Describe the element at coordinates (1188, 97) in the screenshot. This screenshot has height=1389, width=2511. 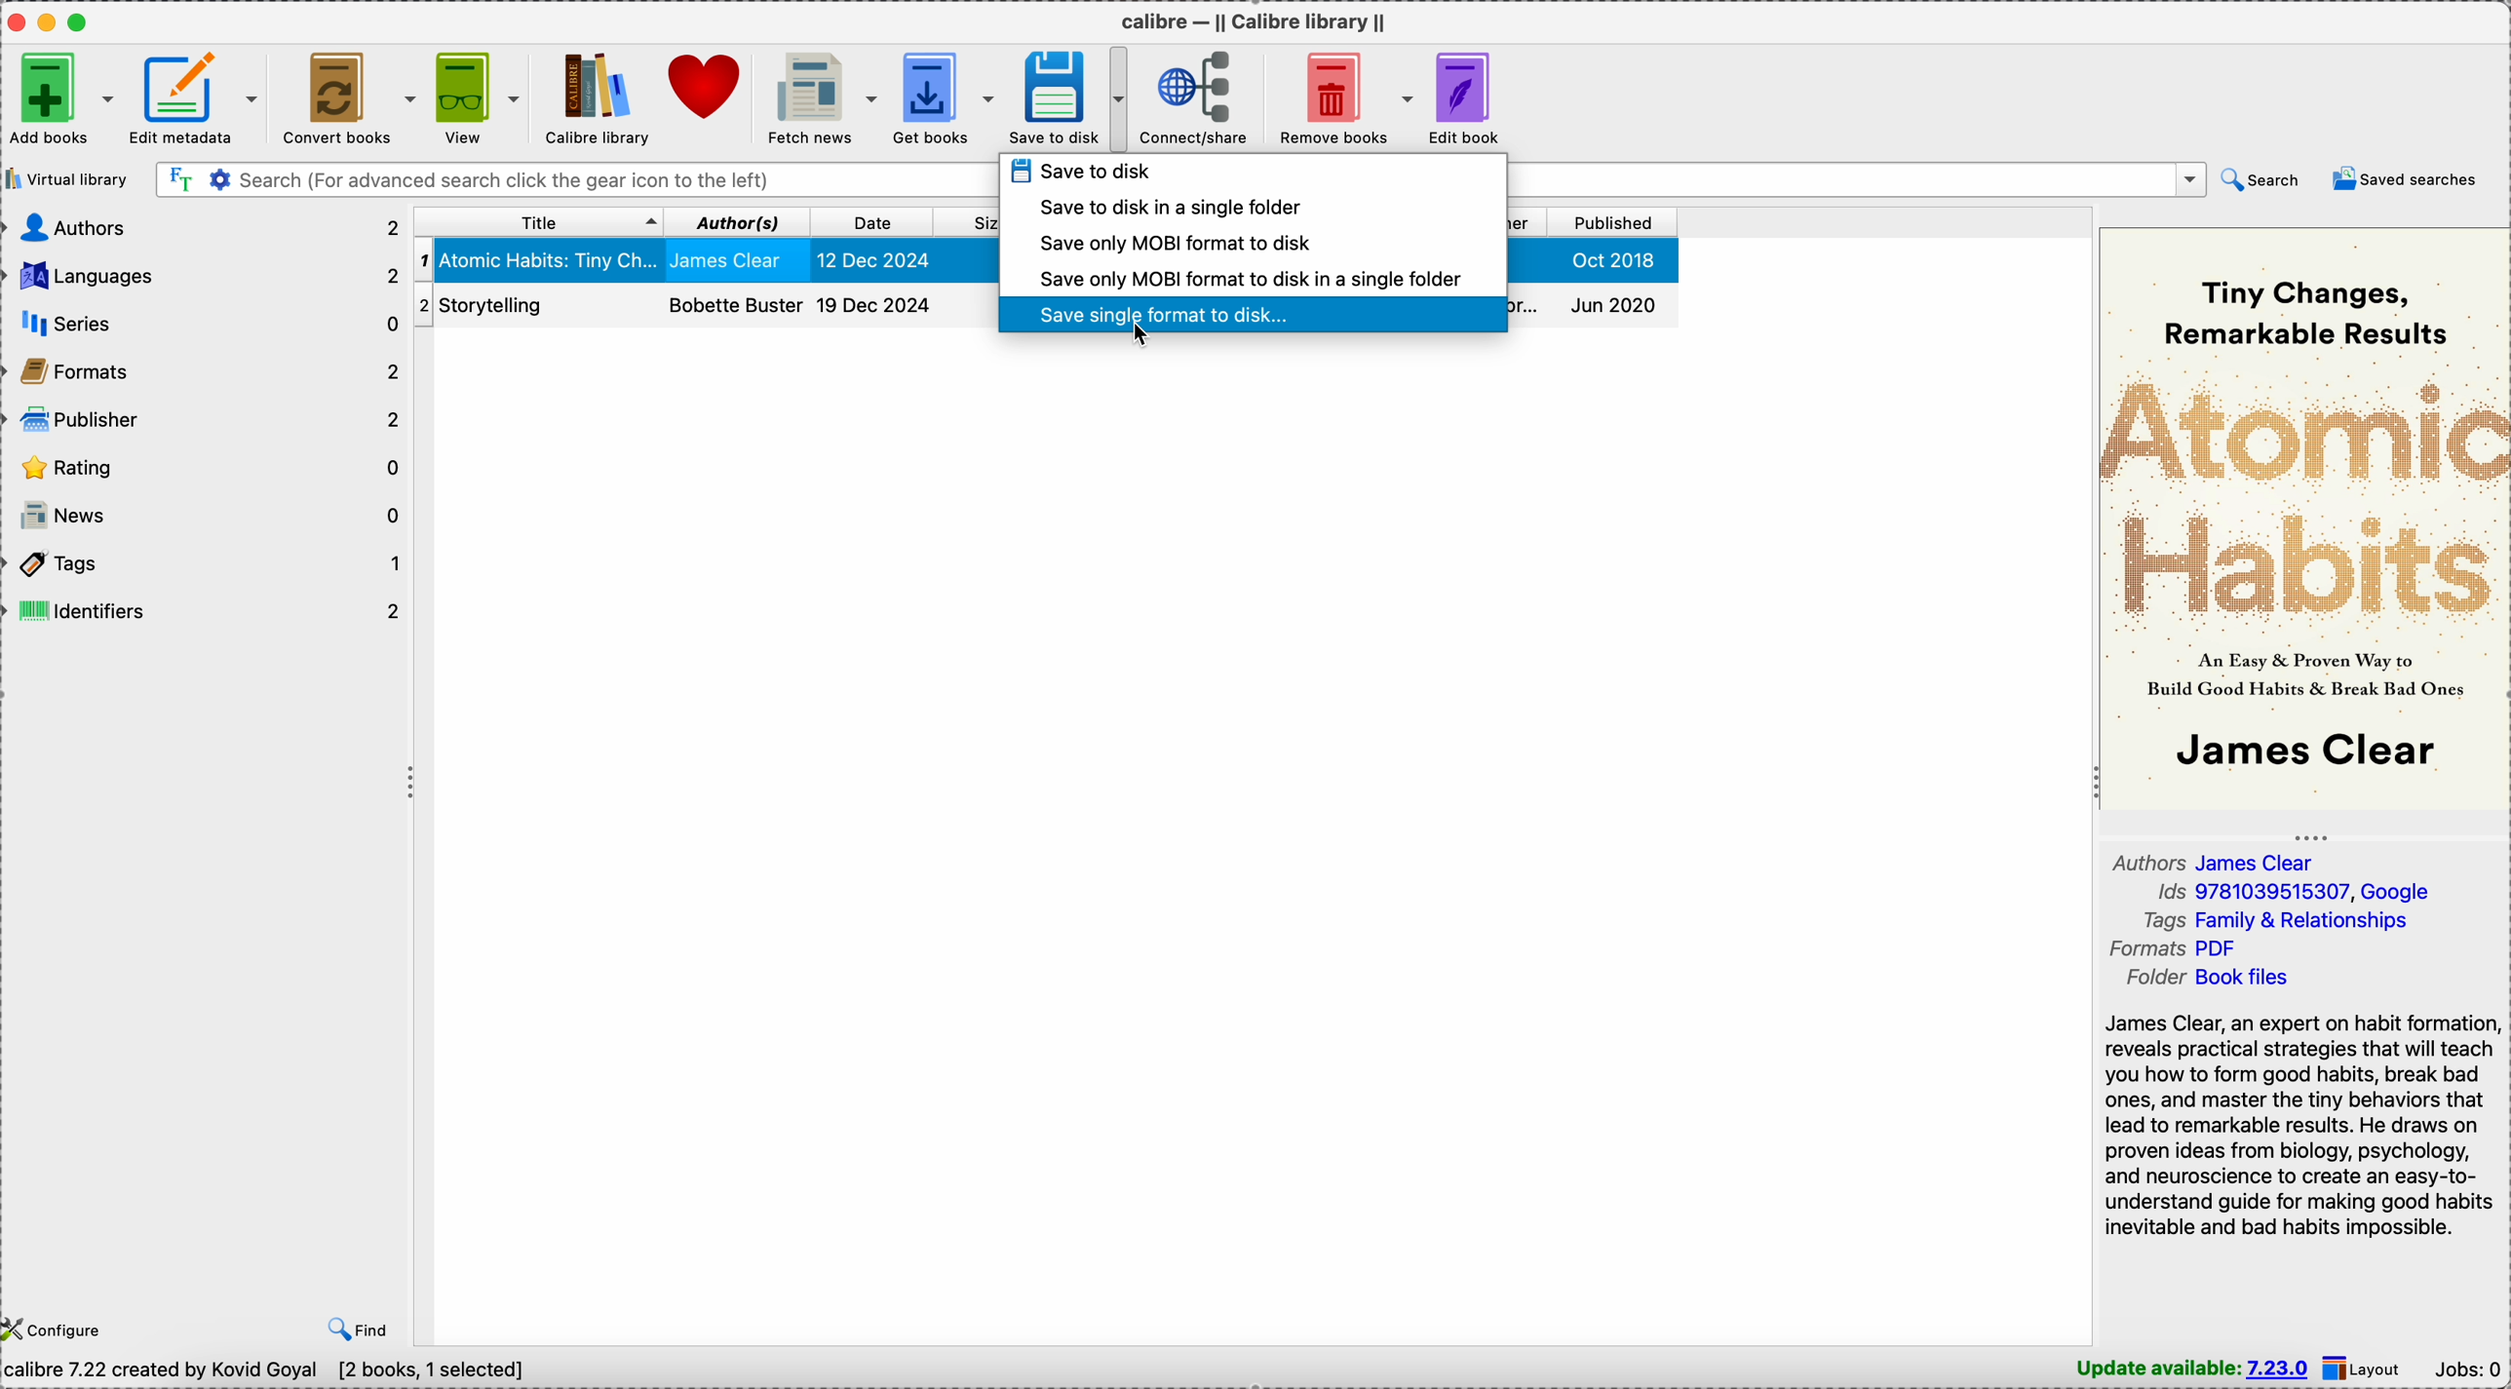
I see `connect/share` at that location.